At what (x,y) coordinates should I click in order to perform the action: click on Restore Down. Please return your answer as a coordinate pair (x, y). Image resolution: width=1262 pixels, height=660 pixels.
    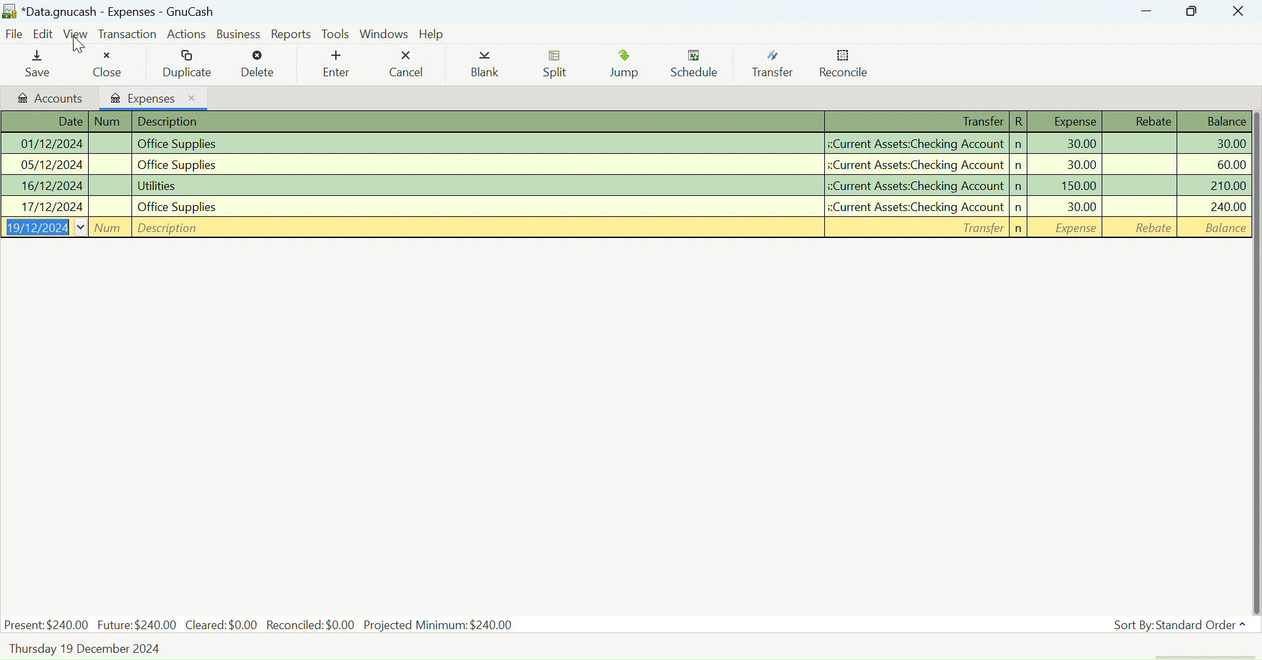
    Looking at the image, I should click on (1146, 11).